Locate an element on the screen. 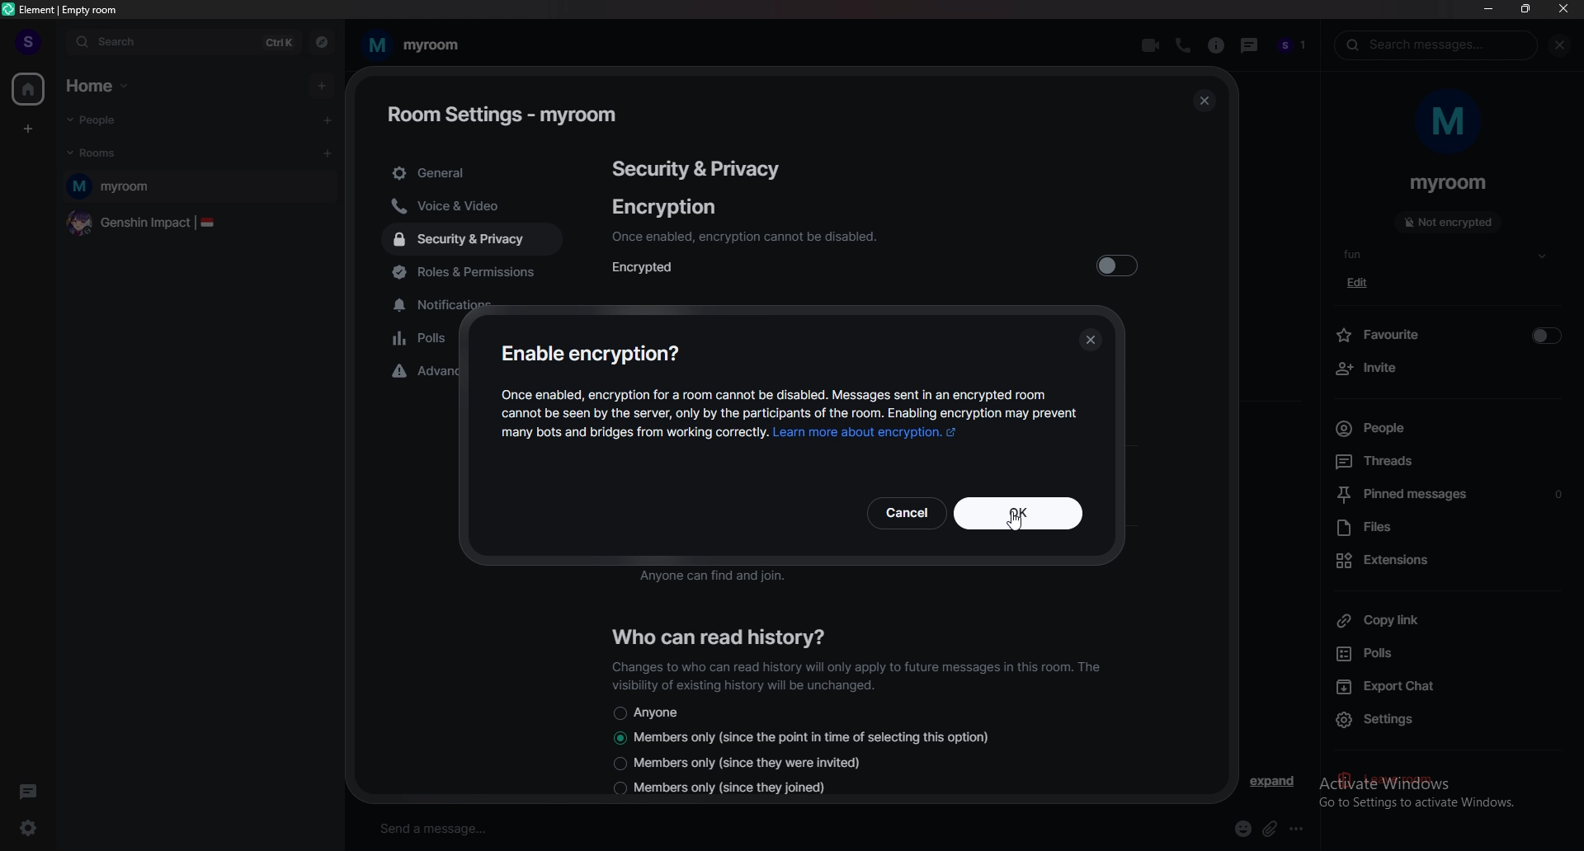 This screenshot has height=851, width=1584. start chat is located at coordinates (329, 121).